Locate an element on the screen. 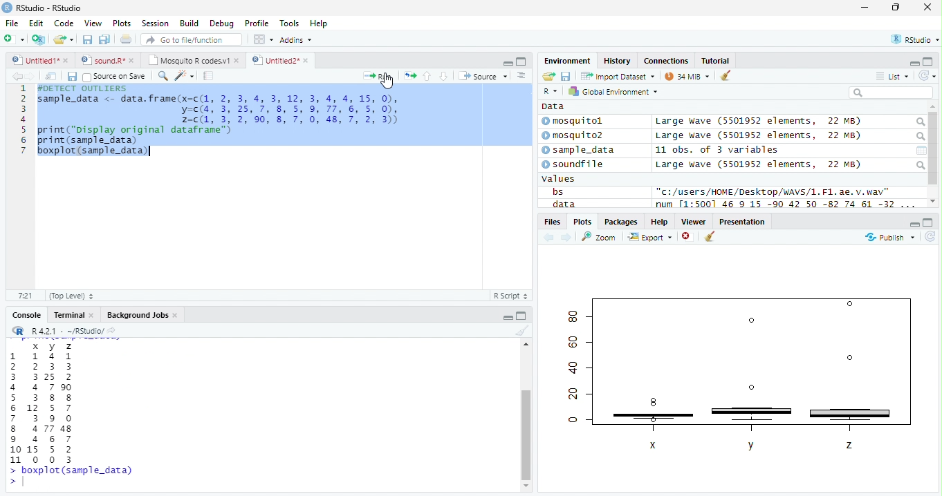  scroll bar is located at coordinates (934, 149).